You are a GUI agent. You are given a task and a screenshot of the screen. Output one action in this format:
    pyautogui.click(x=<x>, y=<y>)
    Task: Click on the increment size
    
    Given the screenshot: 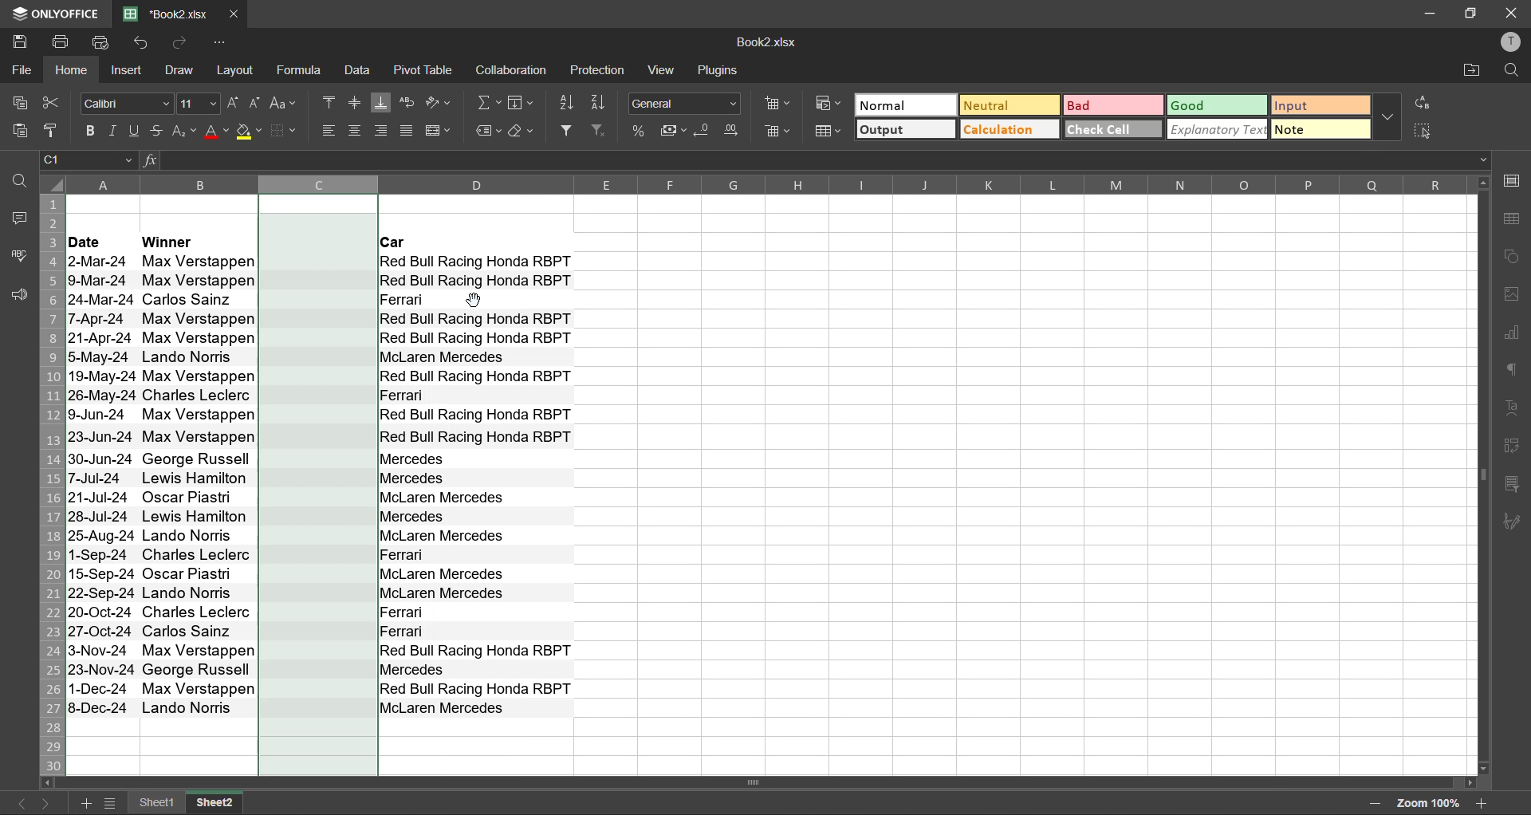 What is the action you would take?
    pyautogui.click(x=236, y=103)
    